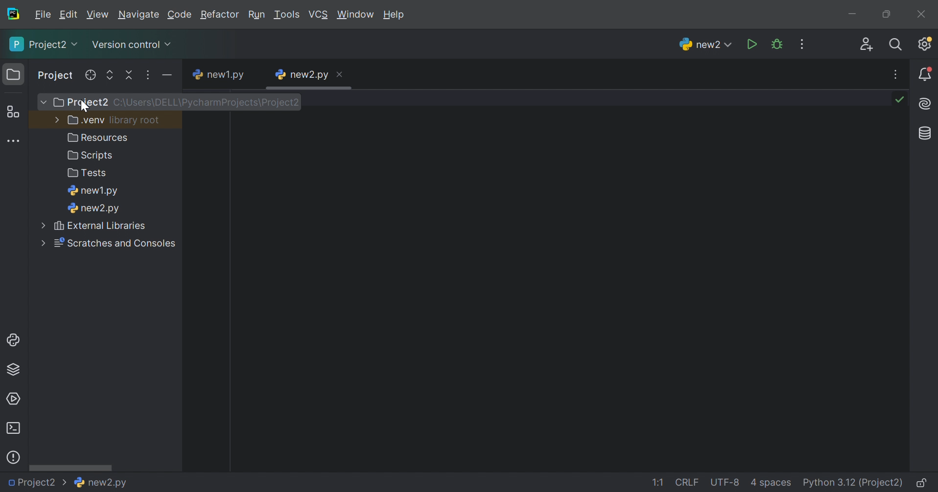 Image resolution: width=938 pixels, height=492 pixels. What do you see at coordinates (342, 73) in the screenshot?
I see `Close` at bounding box center [342, 73].